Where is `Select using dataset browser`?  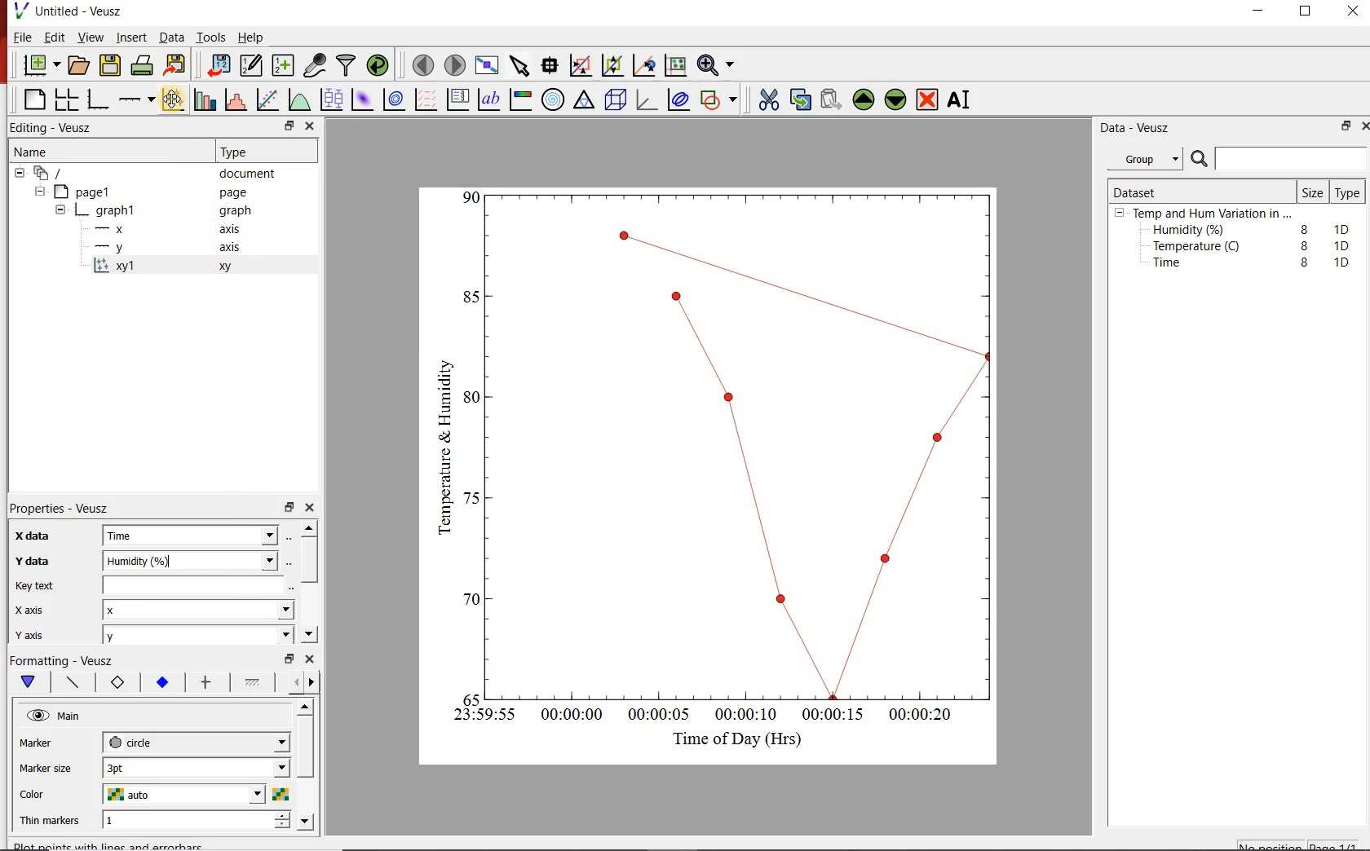
Select using dataset browser is located at coordinates (294, 536).